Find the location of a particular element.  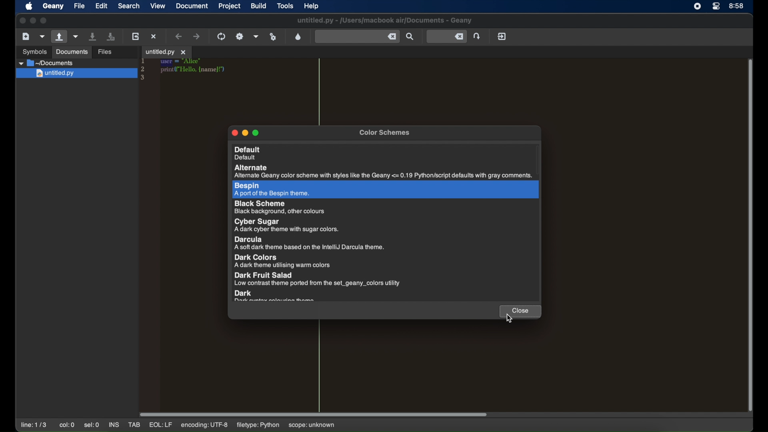

encoding: utf-8 is located at coordinates (204, 425).